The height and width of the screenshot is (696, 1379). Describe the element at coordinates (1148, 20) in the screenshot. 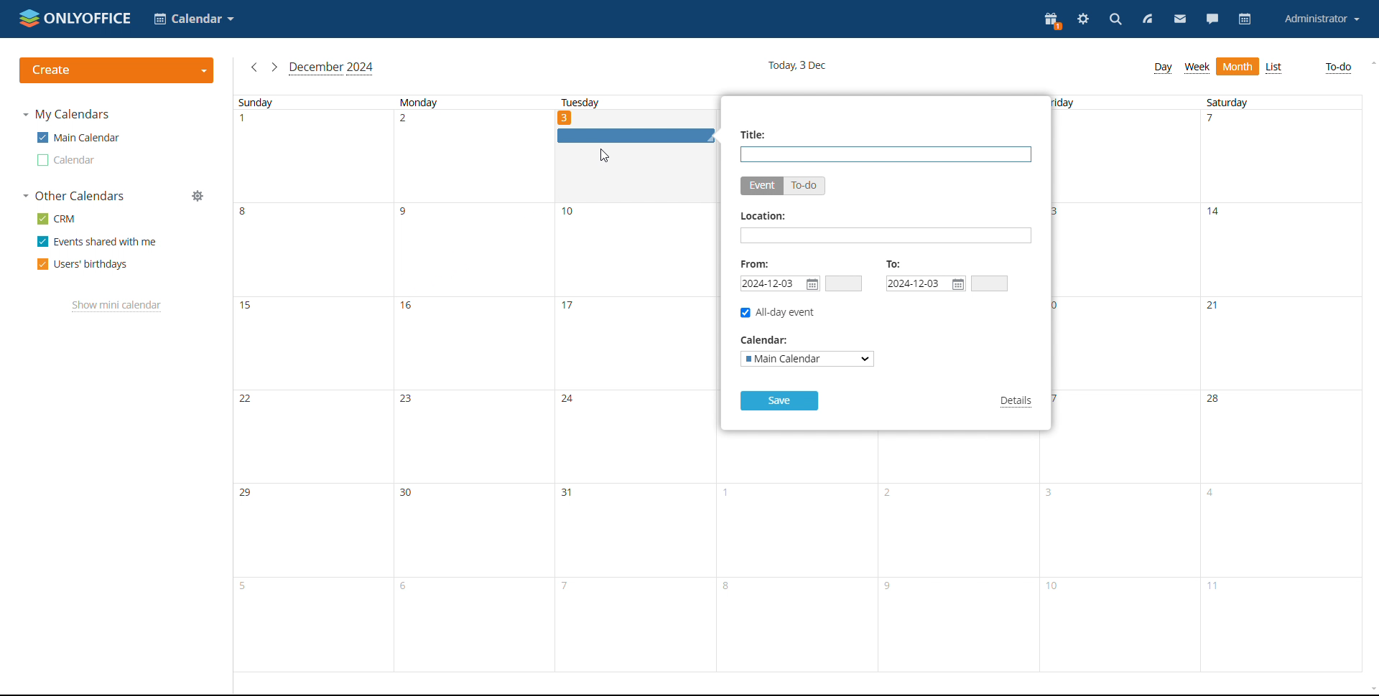

I see `feed` at that location.